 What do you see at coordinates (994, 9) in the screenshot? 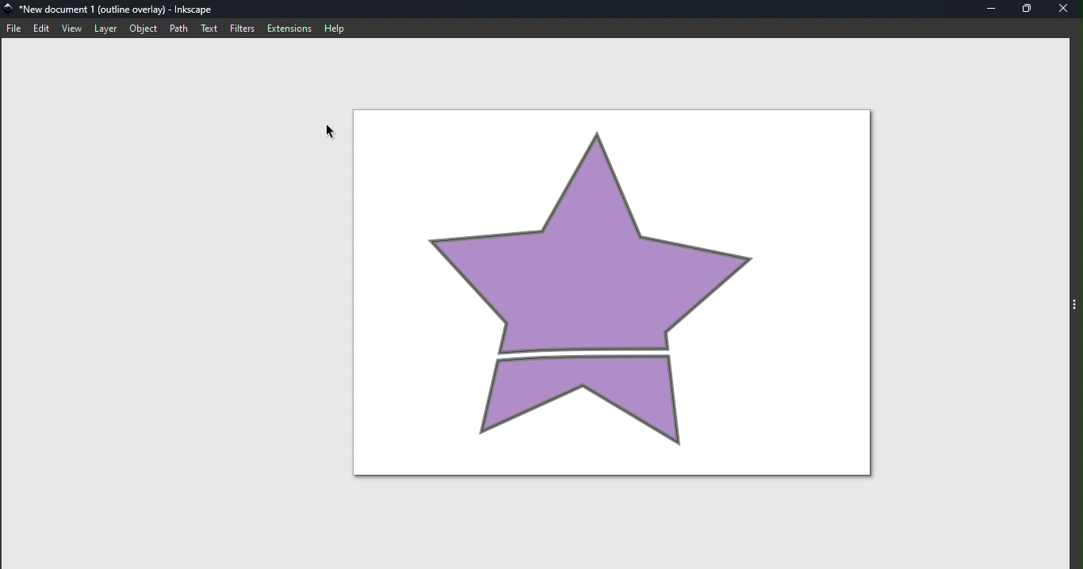
I see `Minimize` at bounding box center [994, 9].